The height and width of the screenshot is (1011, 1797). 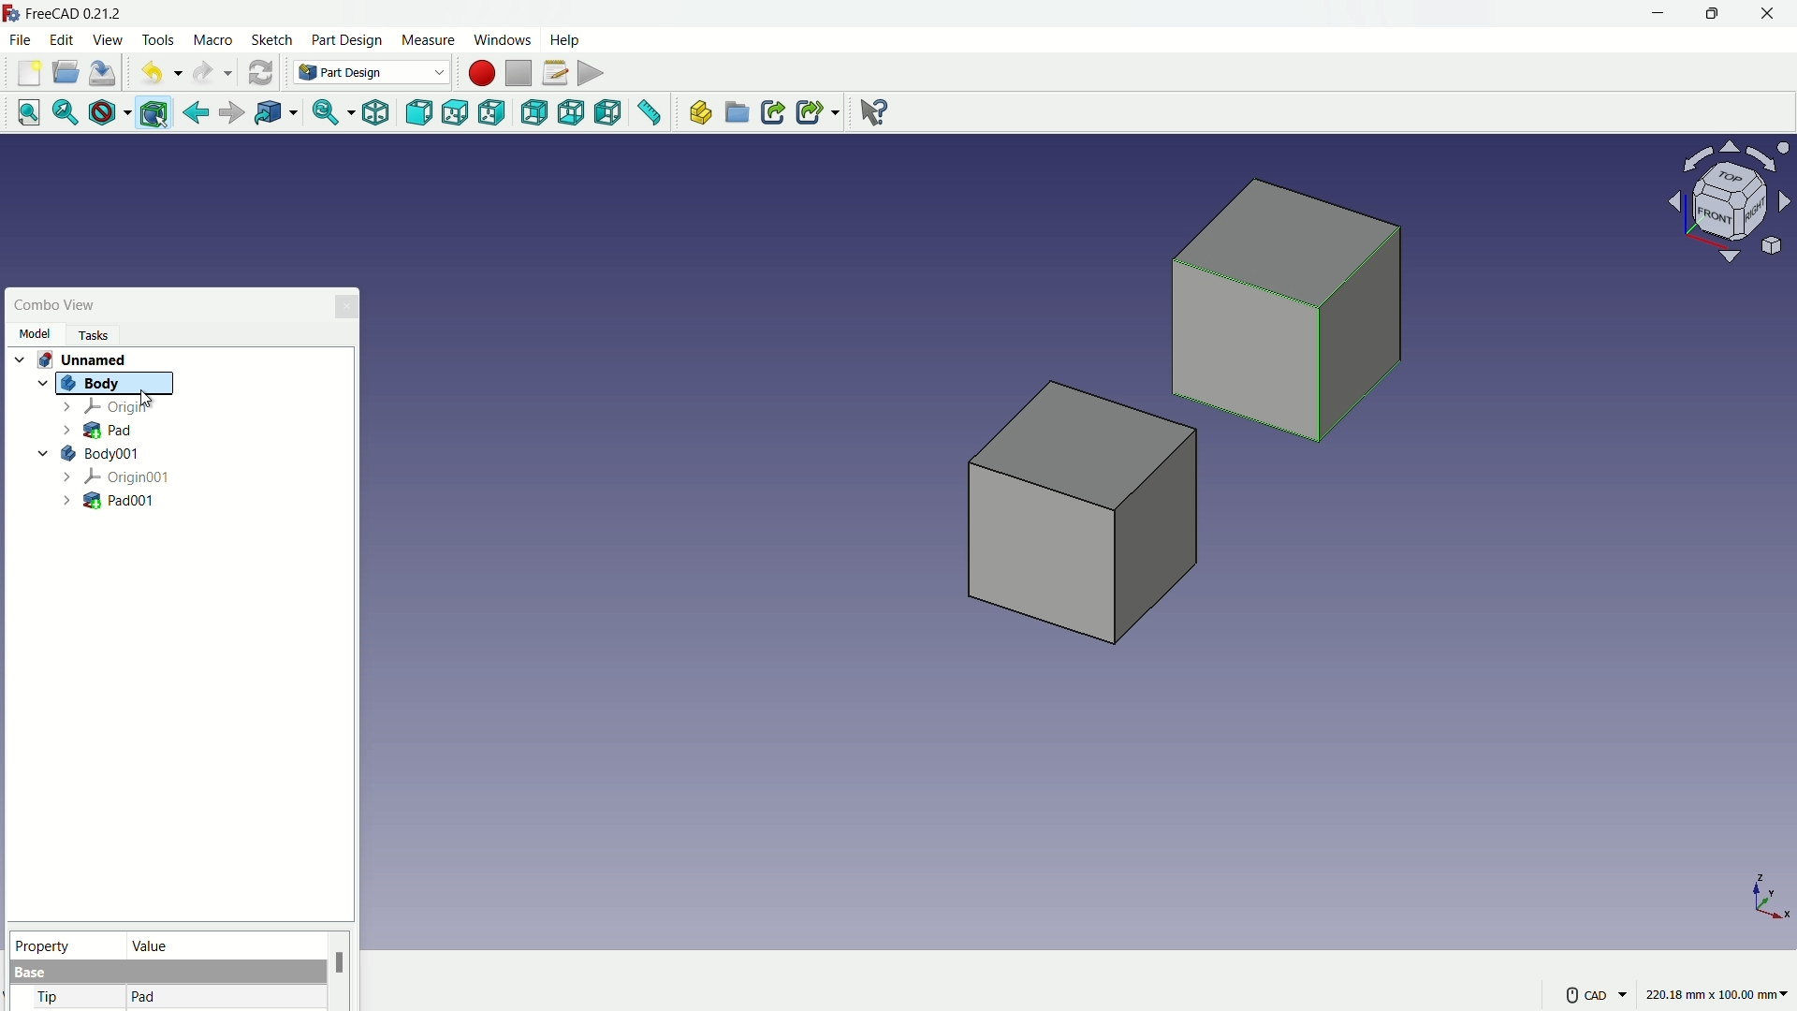 What do you see at coordinates (107, 39) in the screenshot?
I see `view` at bounding box center [107, 39].